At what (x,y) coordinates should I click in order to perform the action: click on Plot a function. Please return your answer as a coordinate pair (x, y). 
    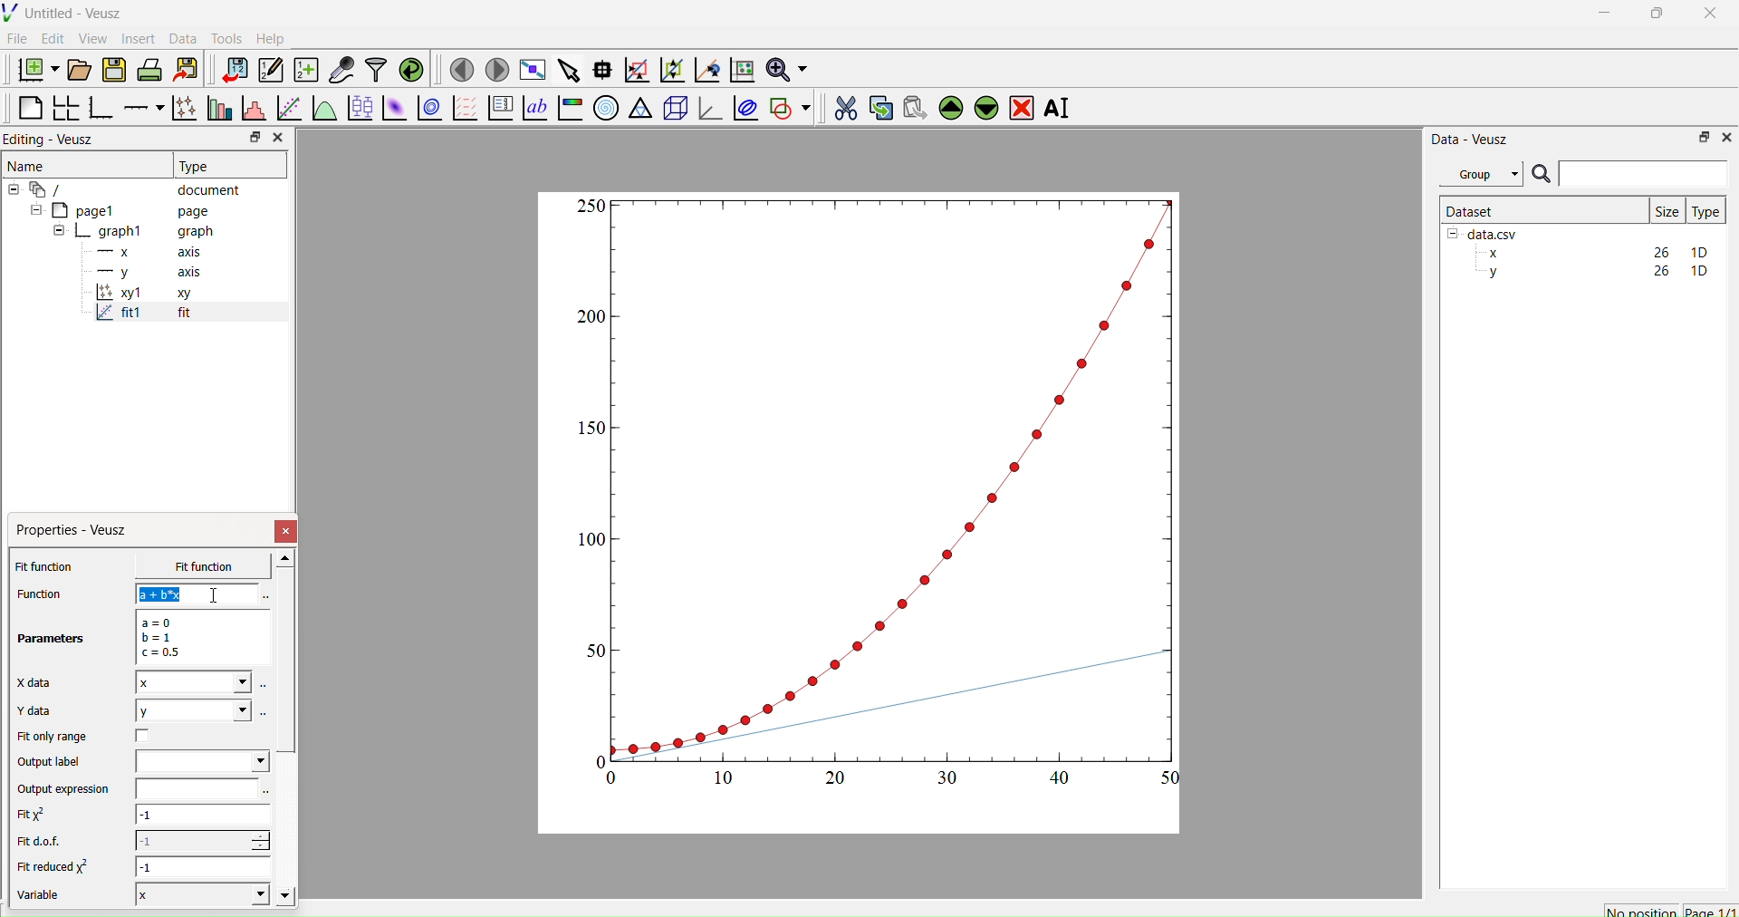
    Looking at the image, I should click on (323, 109).